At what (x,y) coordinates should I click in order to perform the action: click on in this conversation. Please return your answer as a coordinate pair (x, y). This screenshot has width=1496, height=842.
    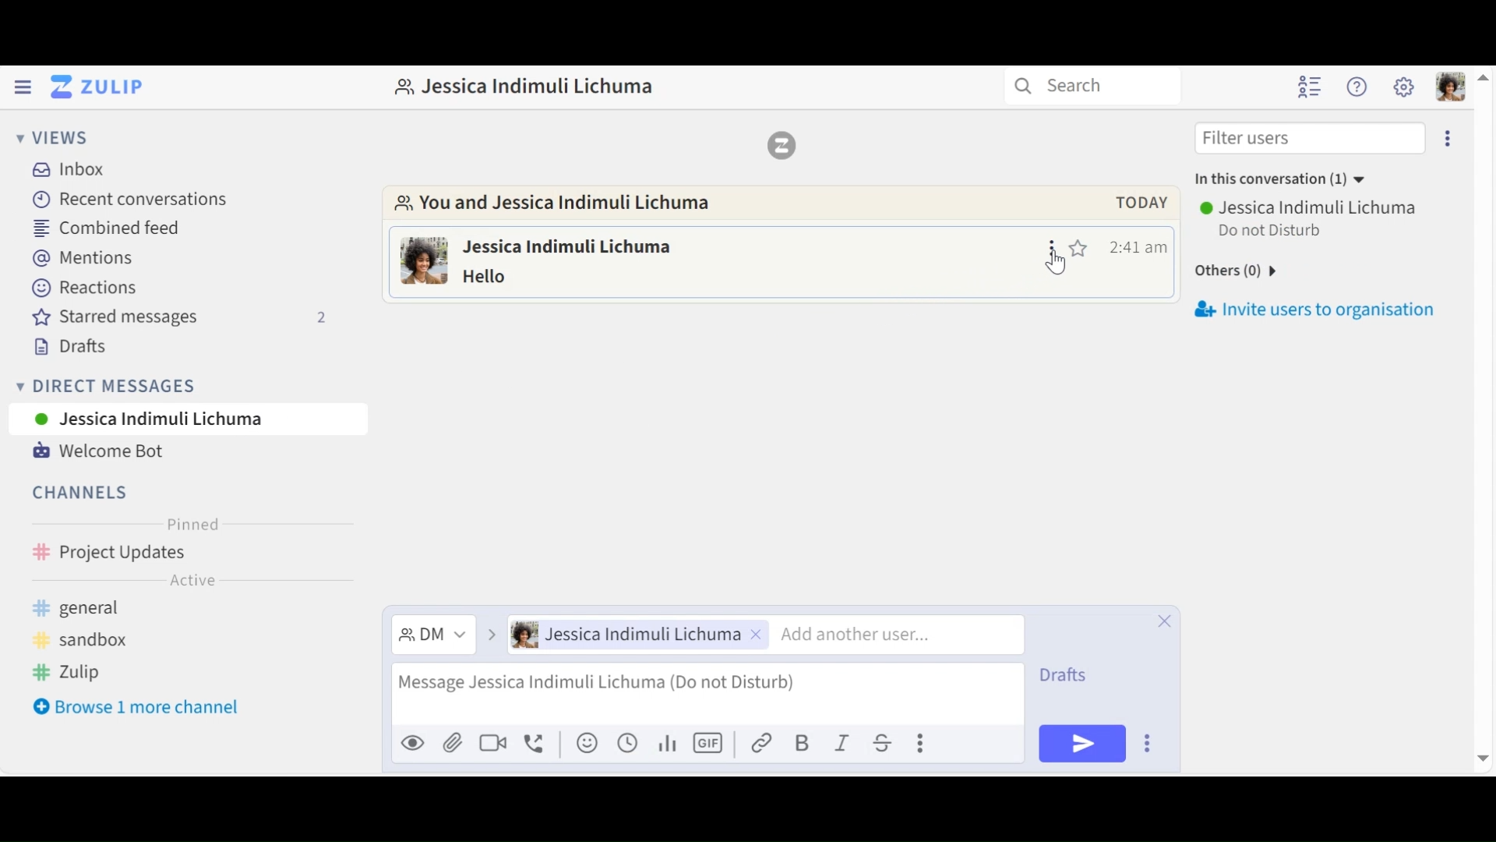
    Looking at the image, I should click on (1275, 182).